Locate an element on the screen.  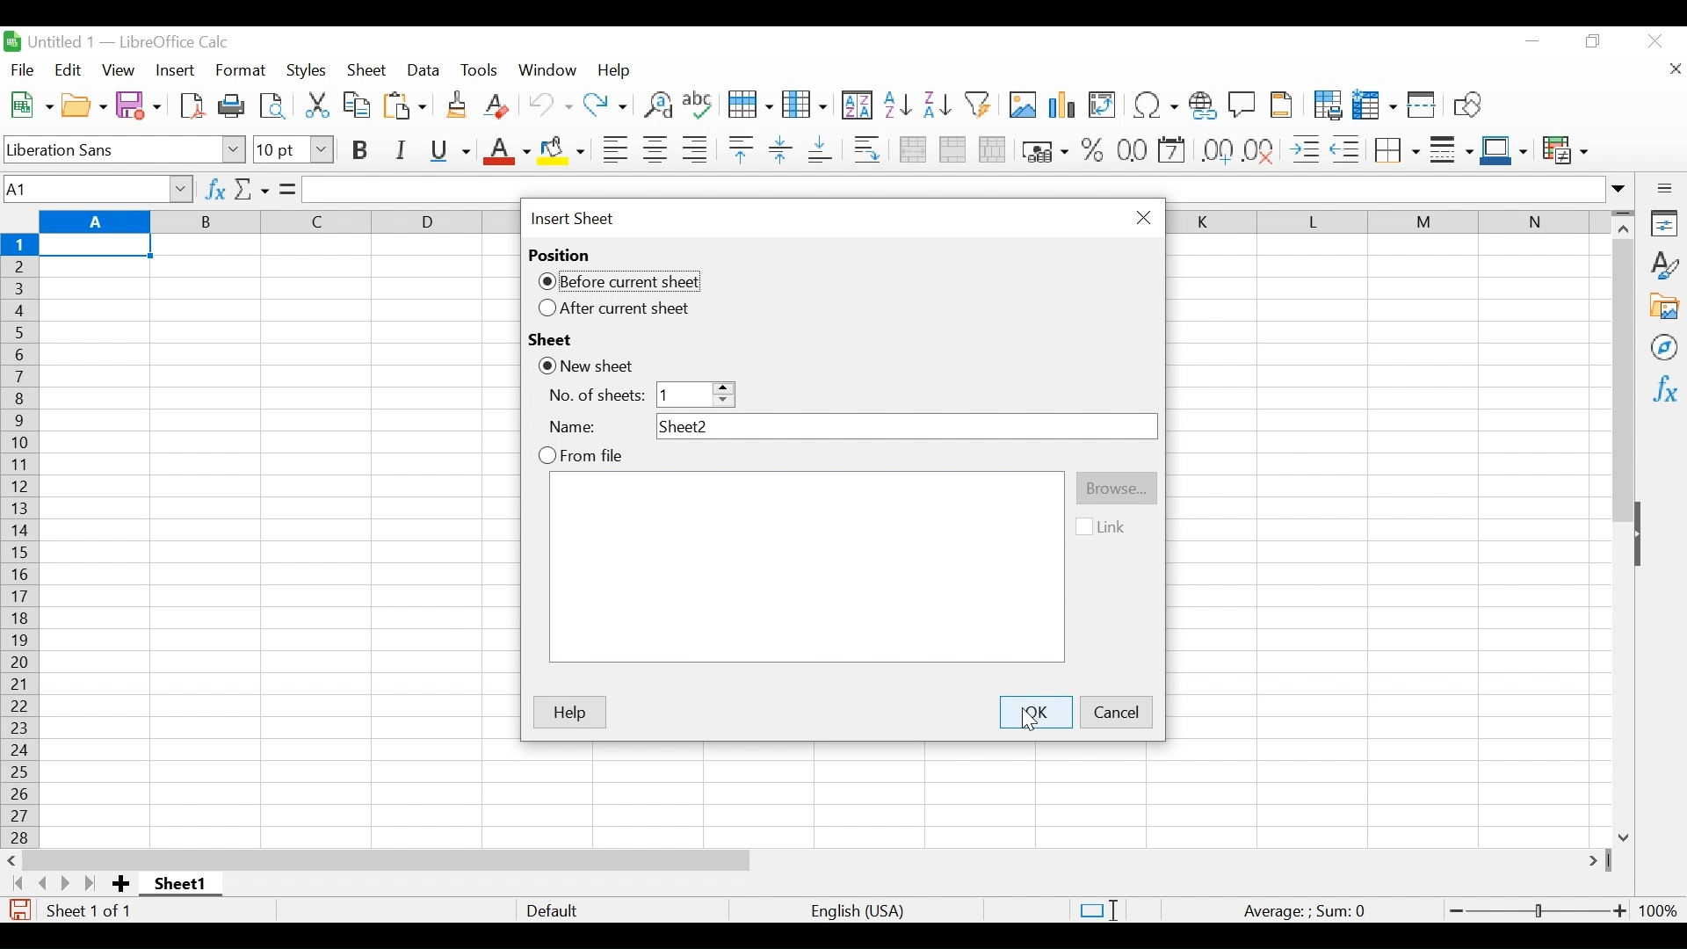
Sort Ascending is located at coordinates (897, 104).